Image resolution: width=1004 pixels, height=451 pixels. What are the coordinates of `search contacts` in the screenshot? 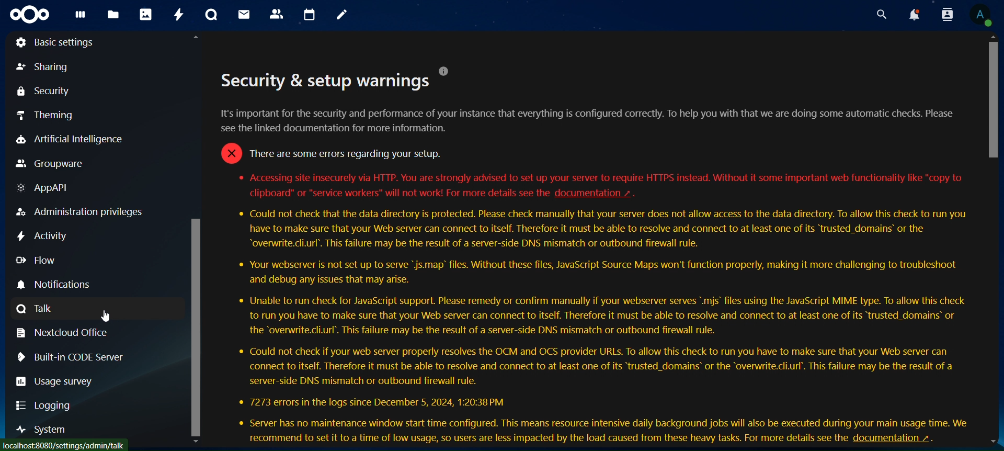 It's located at (945, 15).